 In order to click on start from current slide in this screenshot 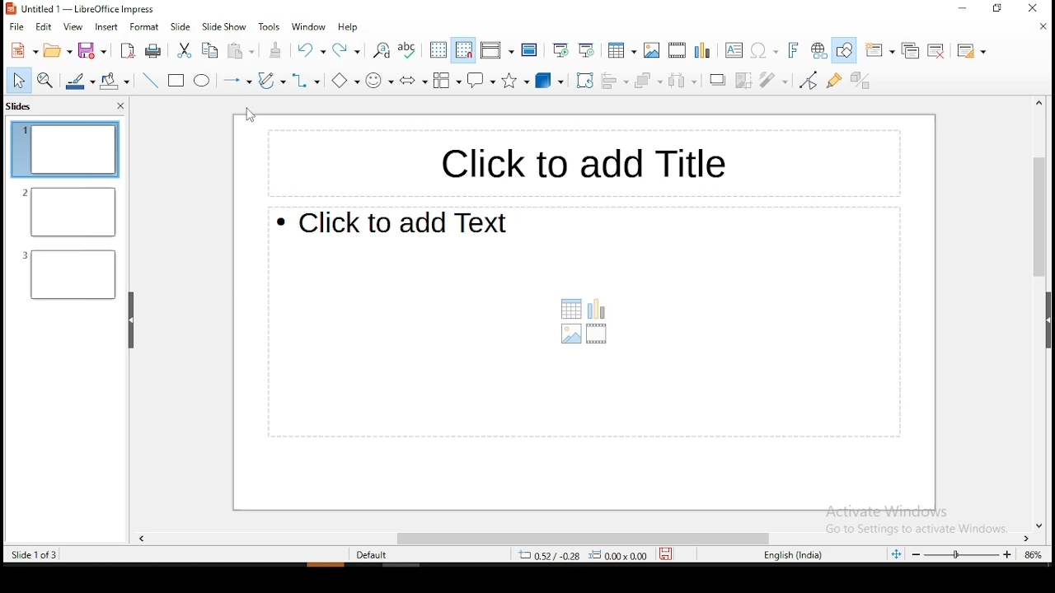, I will do `click(588, 51)`.